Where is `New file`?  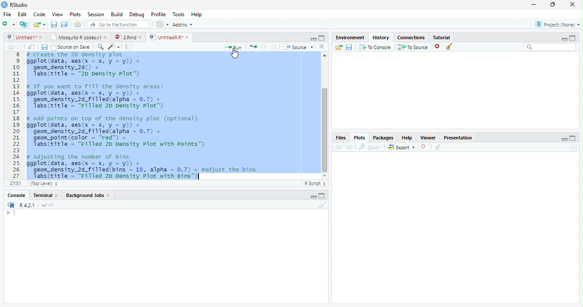
New file is located at coordinates (9, 24).